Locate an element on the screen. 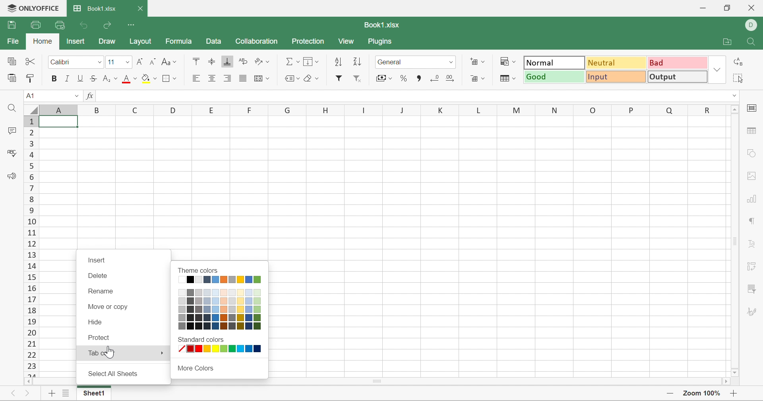 The image size is (763, 401). K is located at coordinates (437, 110).